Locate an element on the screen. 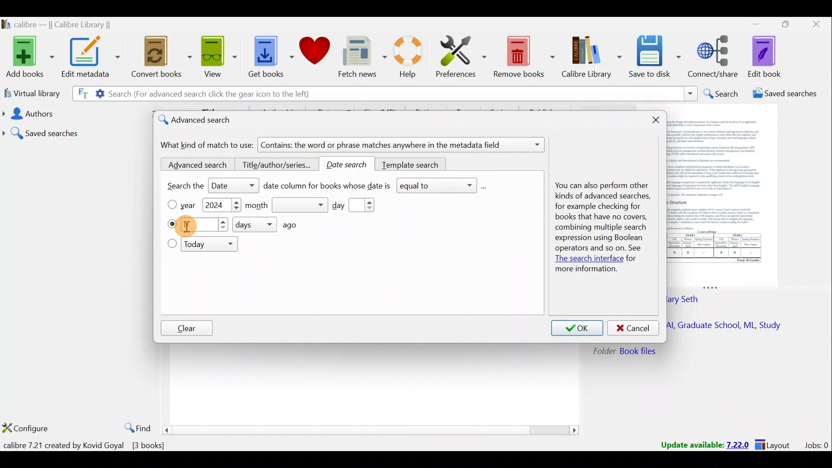 This screenshot has height=468, width=832. OK is located at coordinates (577, 328).